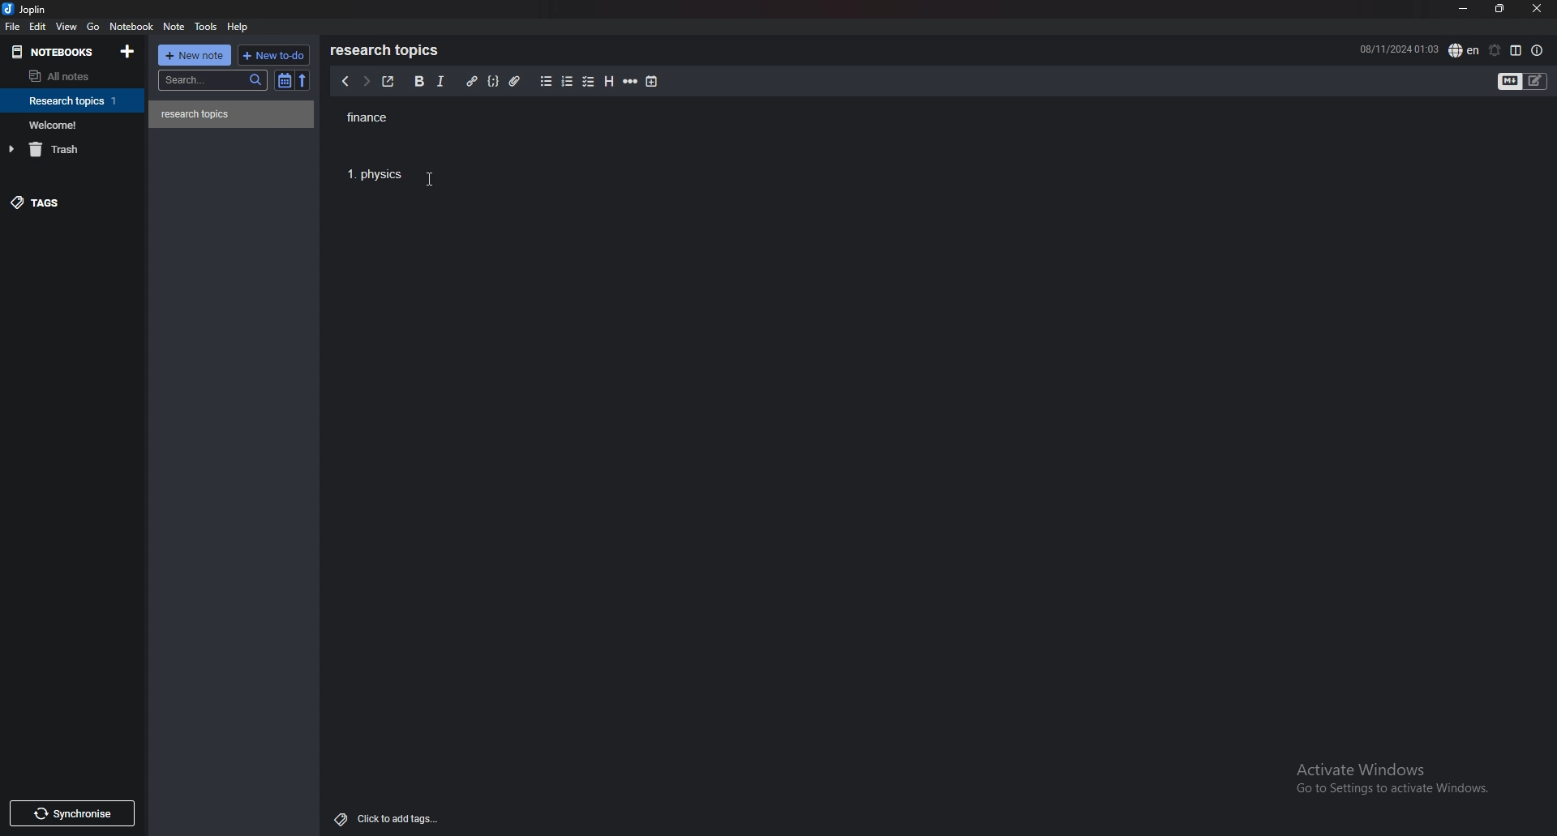 Image resolution: width=1557 pixels, height=836 pixels. I want to click on tags, so click(69, 206).